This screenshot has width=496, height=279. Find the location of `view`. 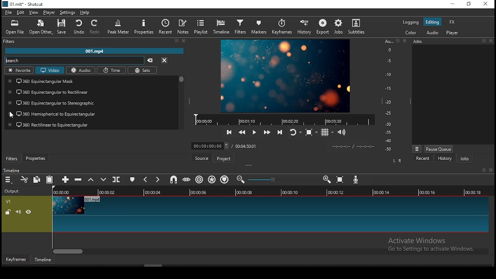

view is located at coordinates (34, 13).